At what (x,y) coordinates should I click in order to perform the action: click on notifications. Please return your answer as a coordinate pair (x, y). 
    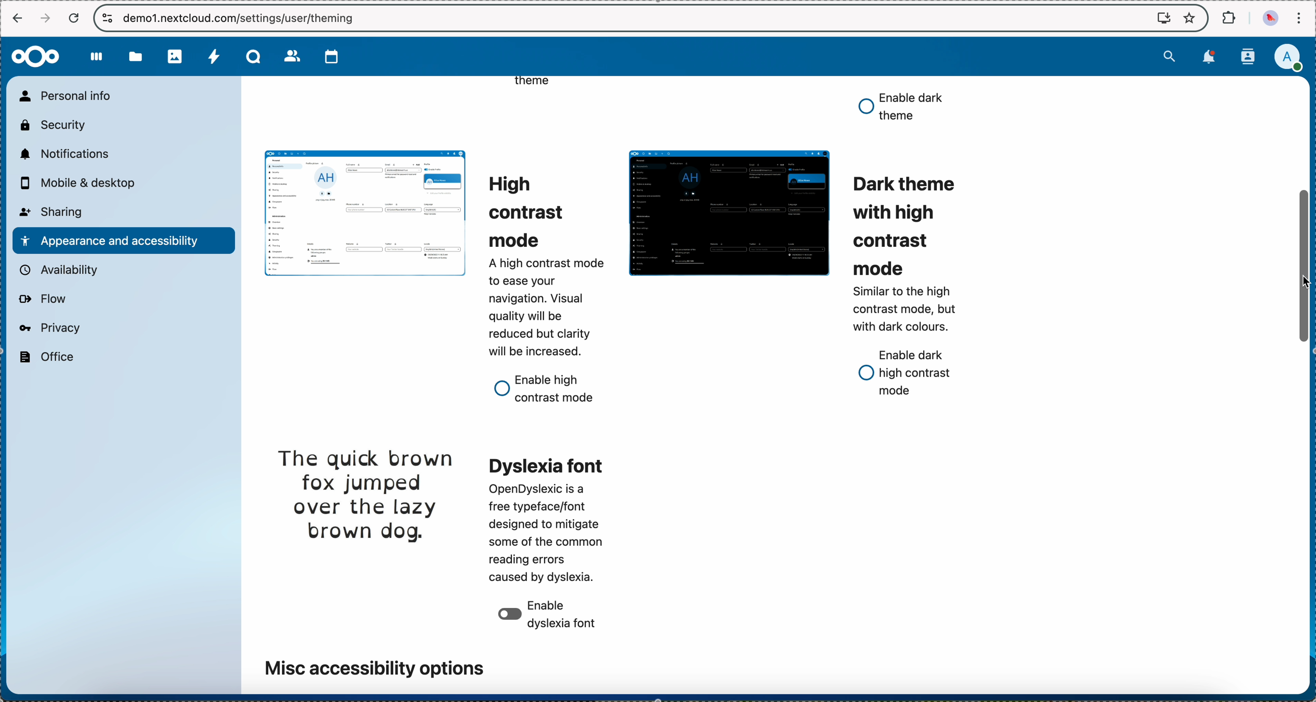
    Looking at the image, I should click on (66, 155).